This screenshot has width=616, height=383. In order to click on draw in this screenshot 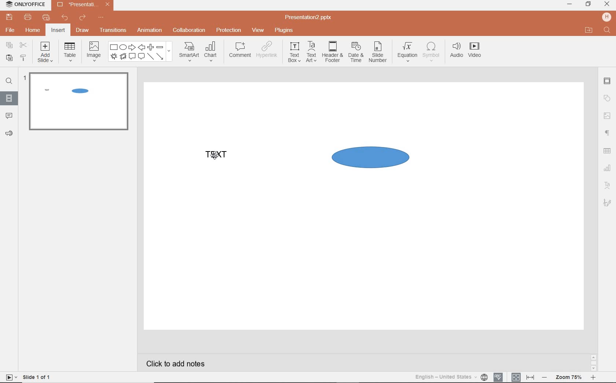, I will do `click(84, 30)`.